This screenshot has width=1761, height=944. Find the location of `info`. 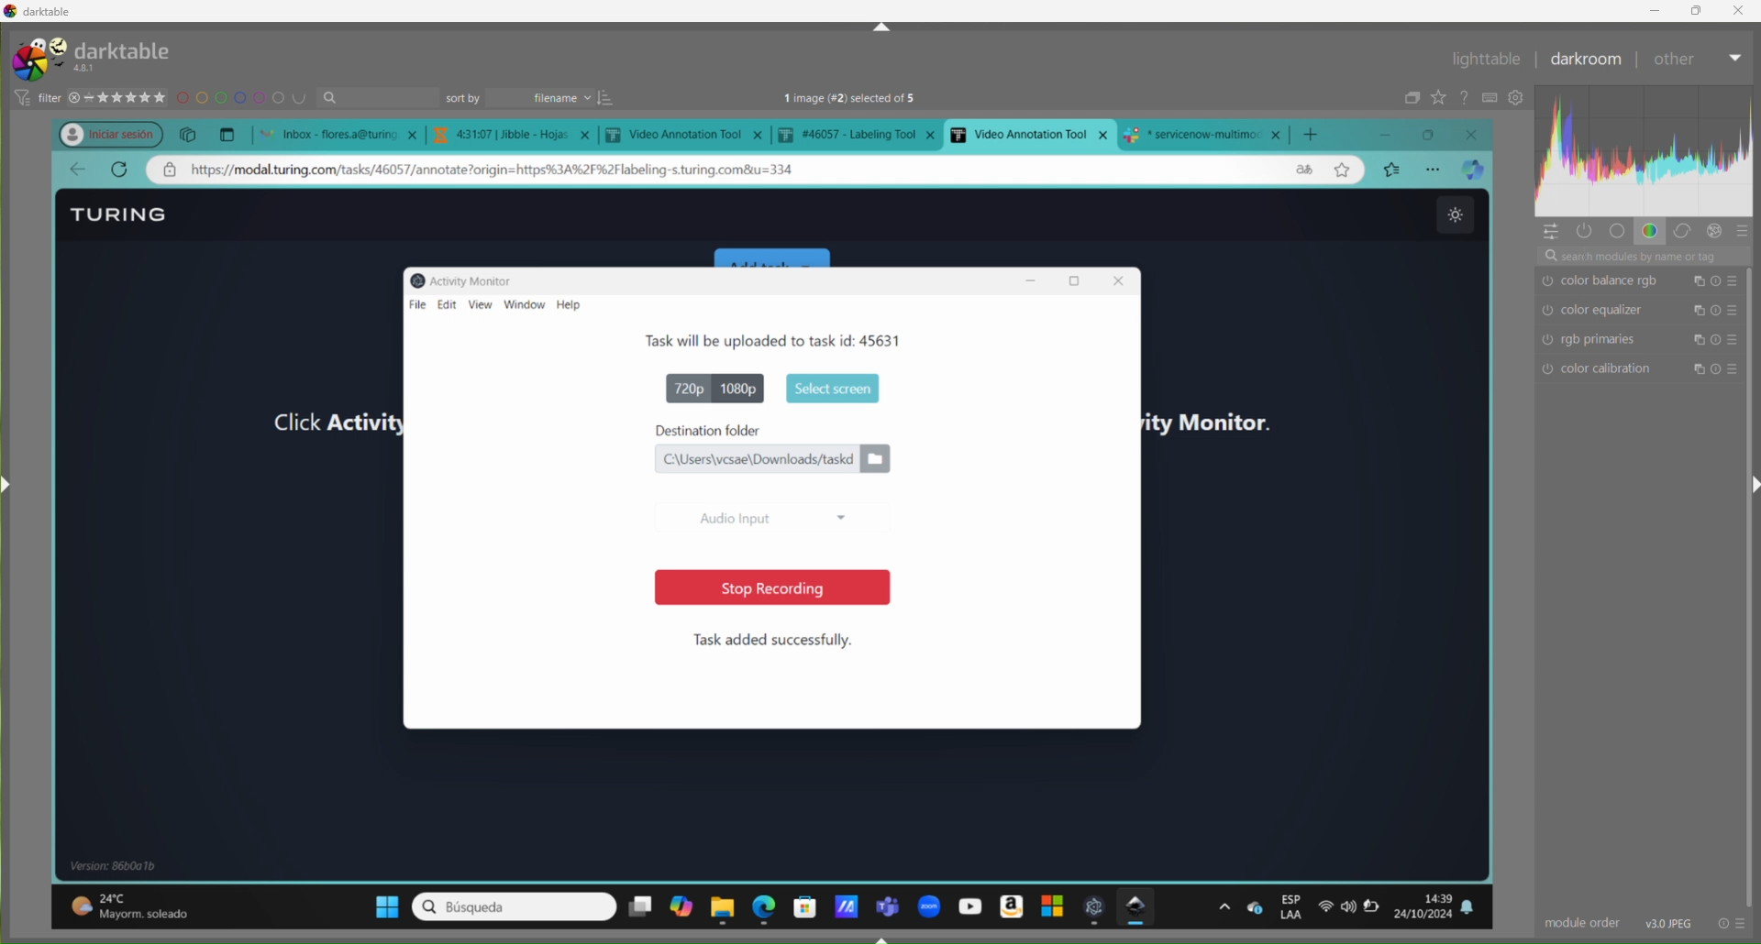

info is located at coordinates (1733, 922).